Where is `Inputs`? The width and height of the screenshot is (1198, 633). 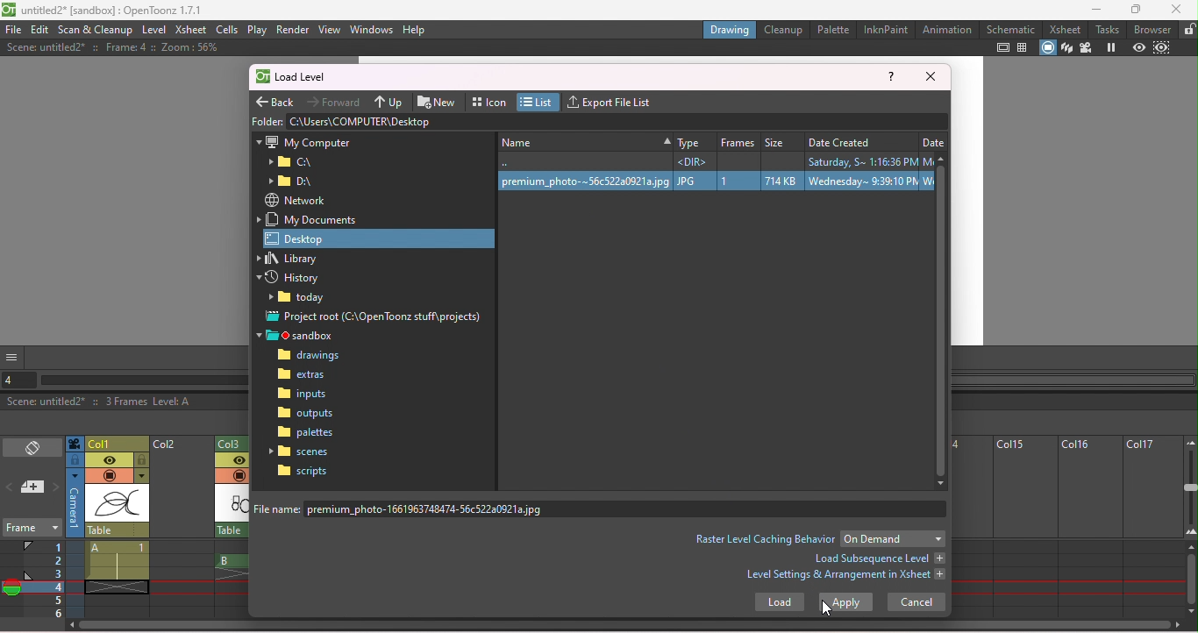 Inputs is located at coordinates (305, 395).